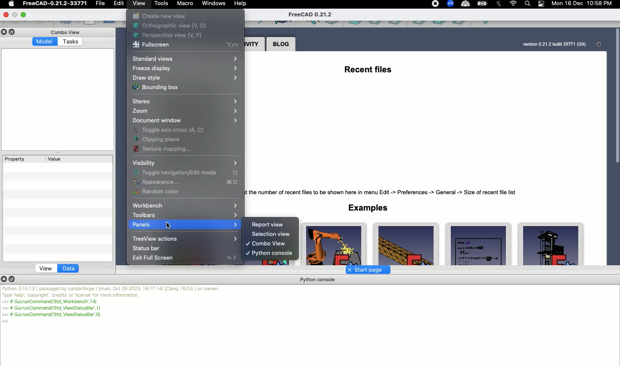 The width and height of the screenshot is (620, 366). Describe the element at coordinates (162, 149) in the screenshot. I see `Texture mapping` at that location.